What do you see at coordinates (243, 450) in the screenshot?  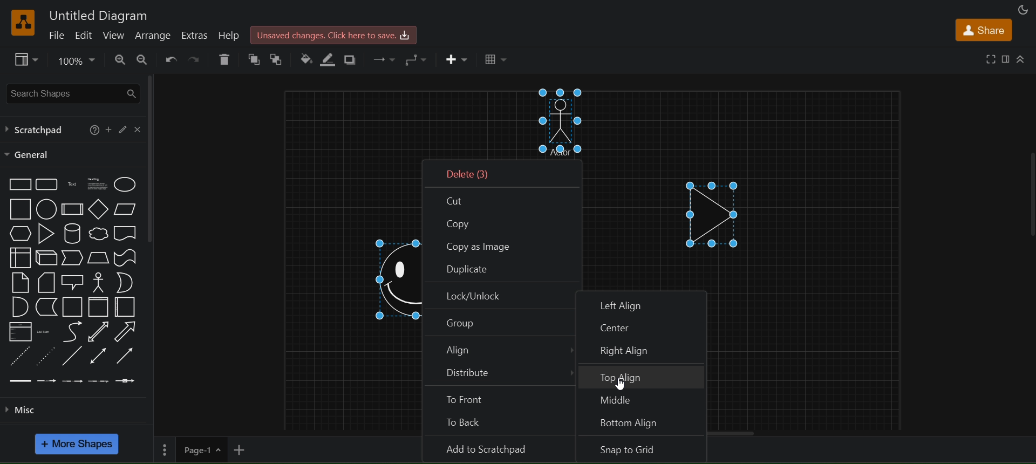 I see `add new page` at bounding box center [243, 450].